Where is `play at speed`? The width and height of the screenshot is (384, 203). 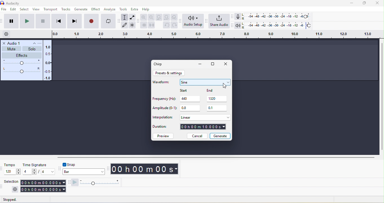 play at speed is located at coordinates (98, 182).